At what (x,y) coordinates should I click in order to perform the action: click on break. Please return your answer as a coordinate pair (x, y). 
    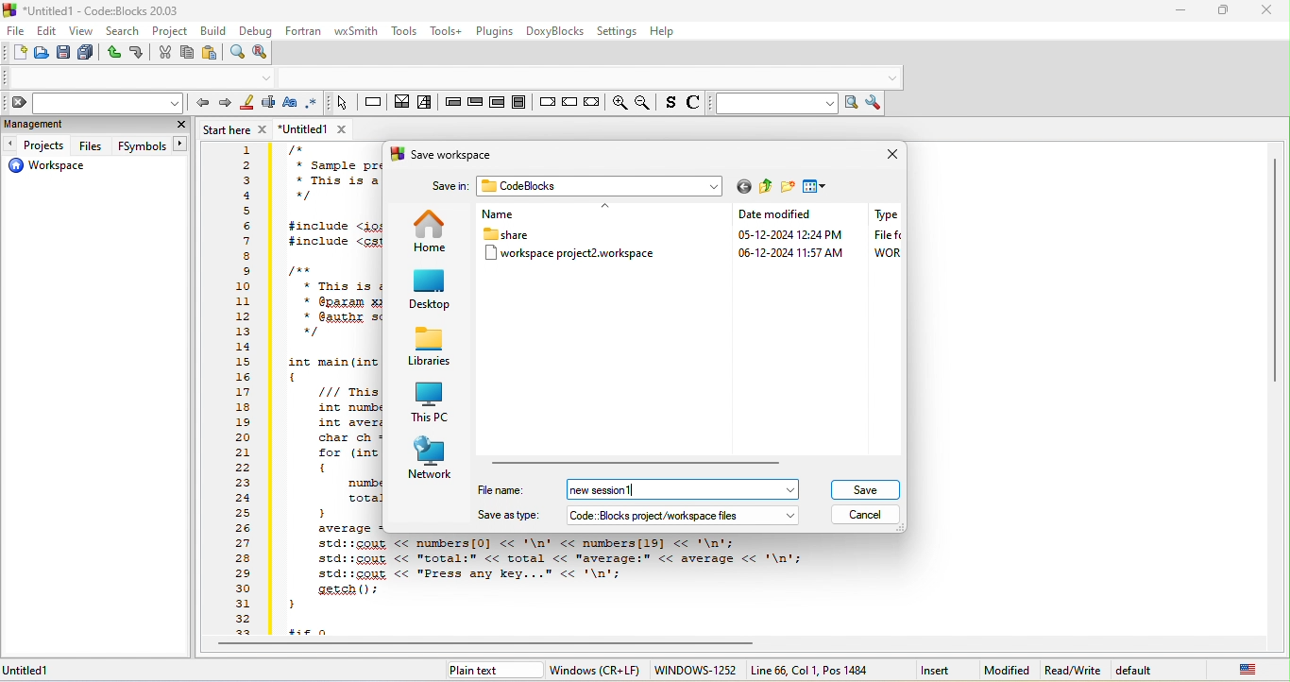
    Looking at the image, I should click on (546, 100).